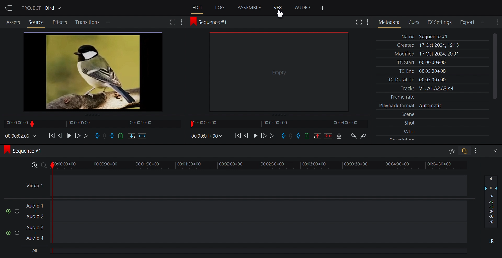 Image resolution: width=502 pixels, height=258 pixels. I want to click on Sequence 1, so click(215, 22).